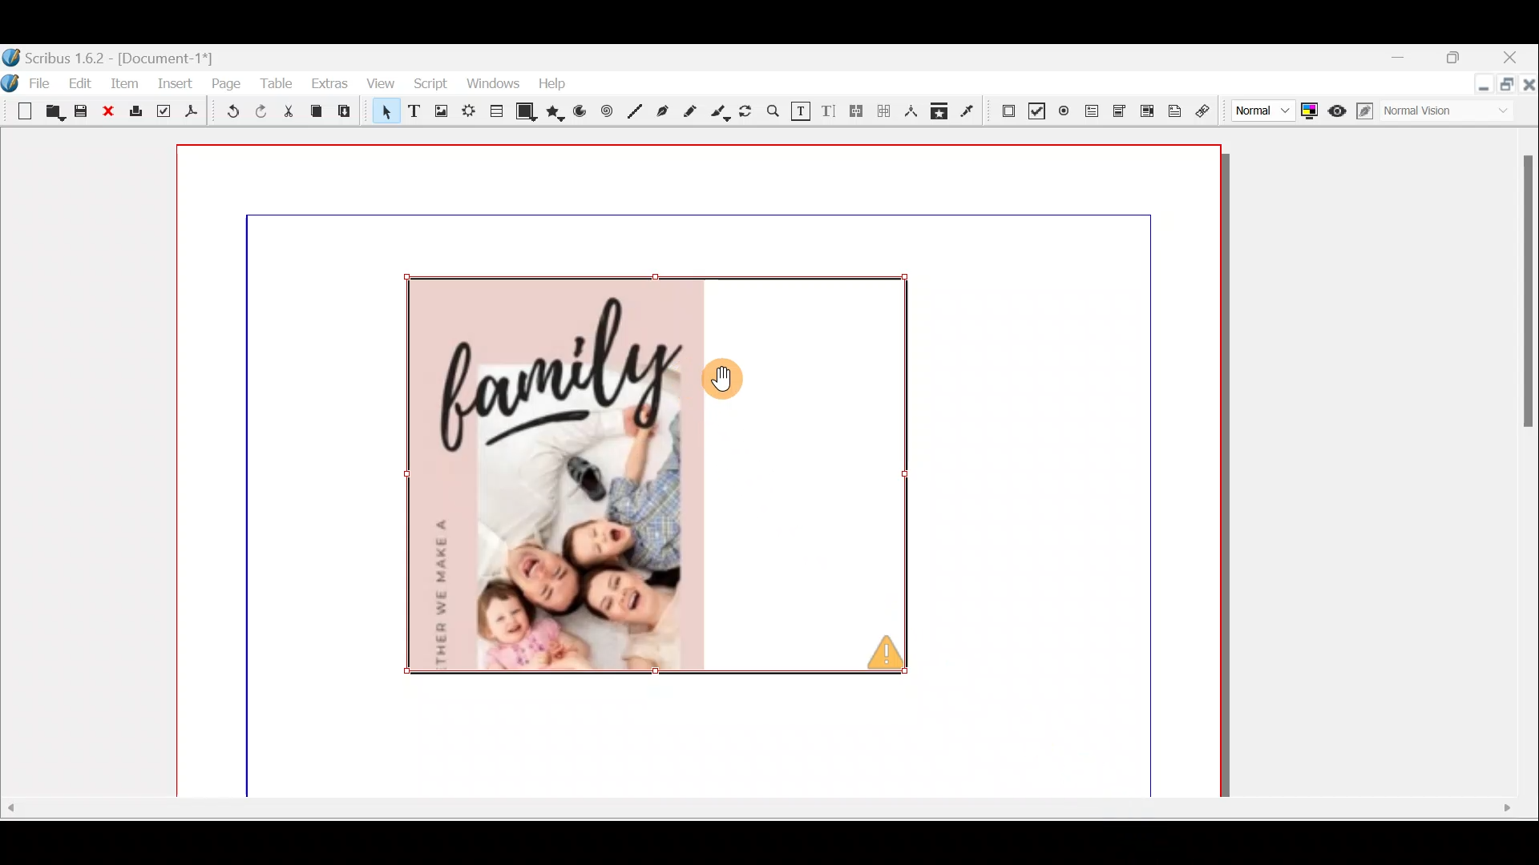 This screenshot has height=865, width=1539. I want to click on PDF check box, so click(1034, 110).